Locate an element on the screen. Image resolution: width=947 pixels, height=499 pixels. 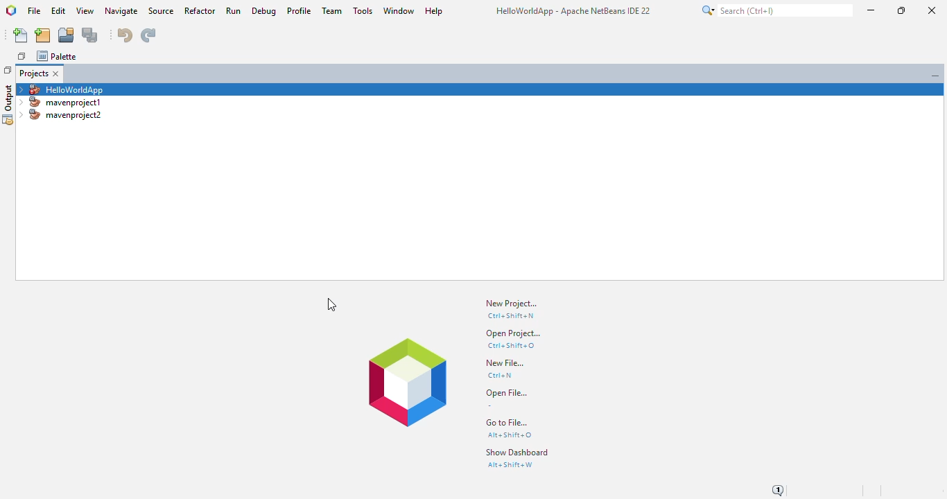
help is located at coordinates (434, 11).